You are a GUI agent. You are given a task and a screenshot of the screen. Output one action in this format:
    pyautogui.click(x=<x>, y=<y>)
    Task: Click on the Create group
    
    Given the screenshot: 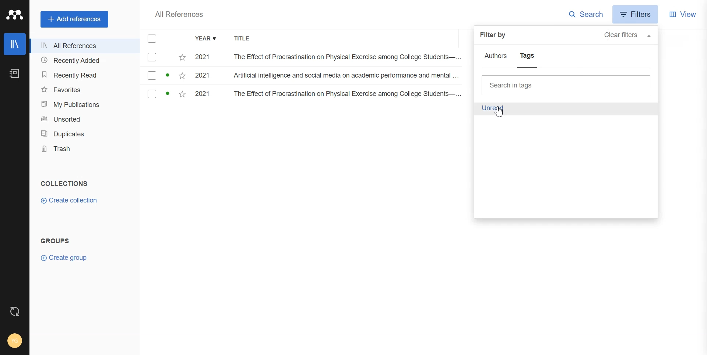 What is the action you would take?
    pyautogui.click(x=64, y=258)
    